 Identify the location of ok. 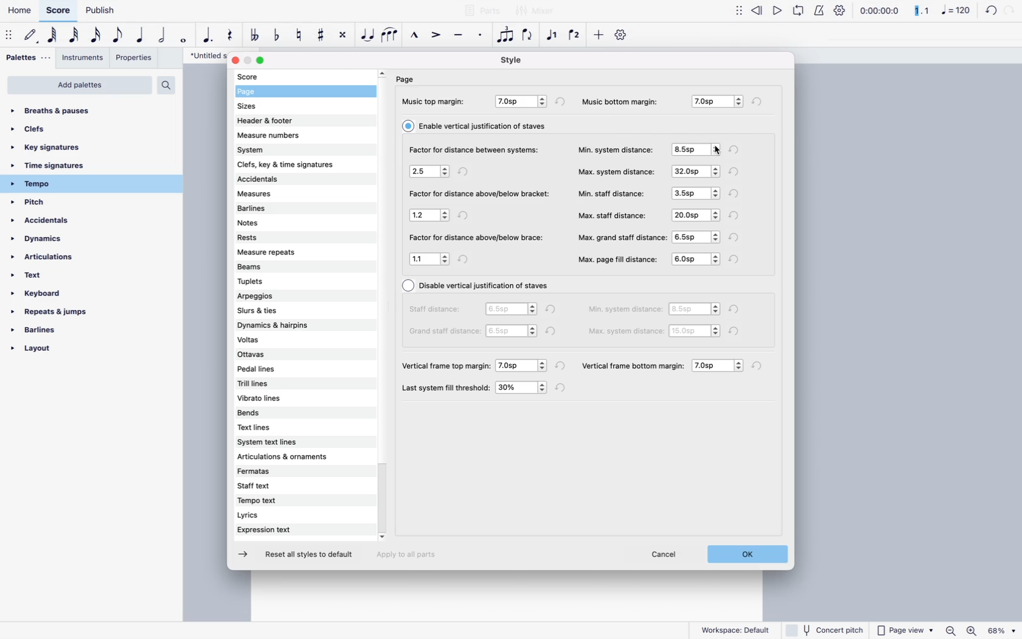
(745, 556).